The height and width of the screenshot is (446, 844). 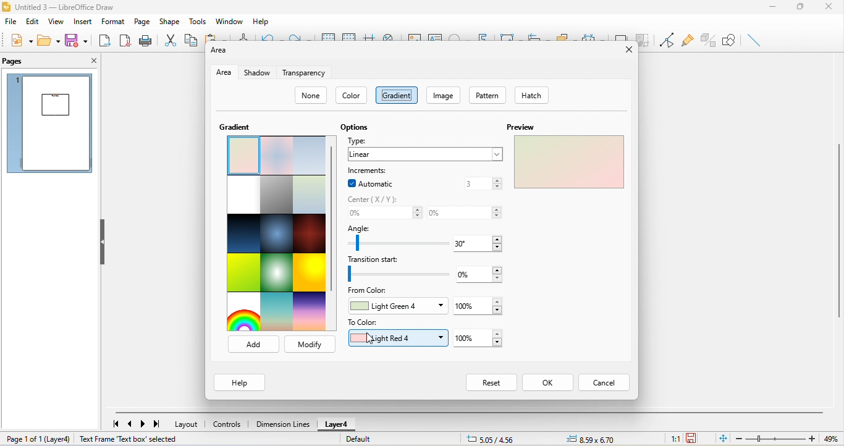 What do you see at coordinates (397, 243) in the screenshot?
I see `set angle` at bounding box center [397, 243].